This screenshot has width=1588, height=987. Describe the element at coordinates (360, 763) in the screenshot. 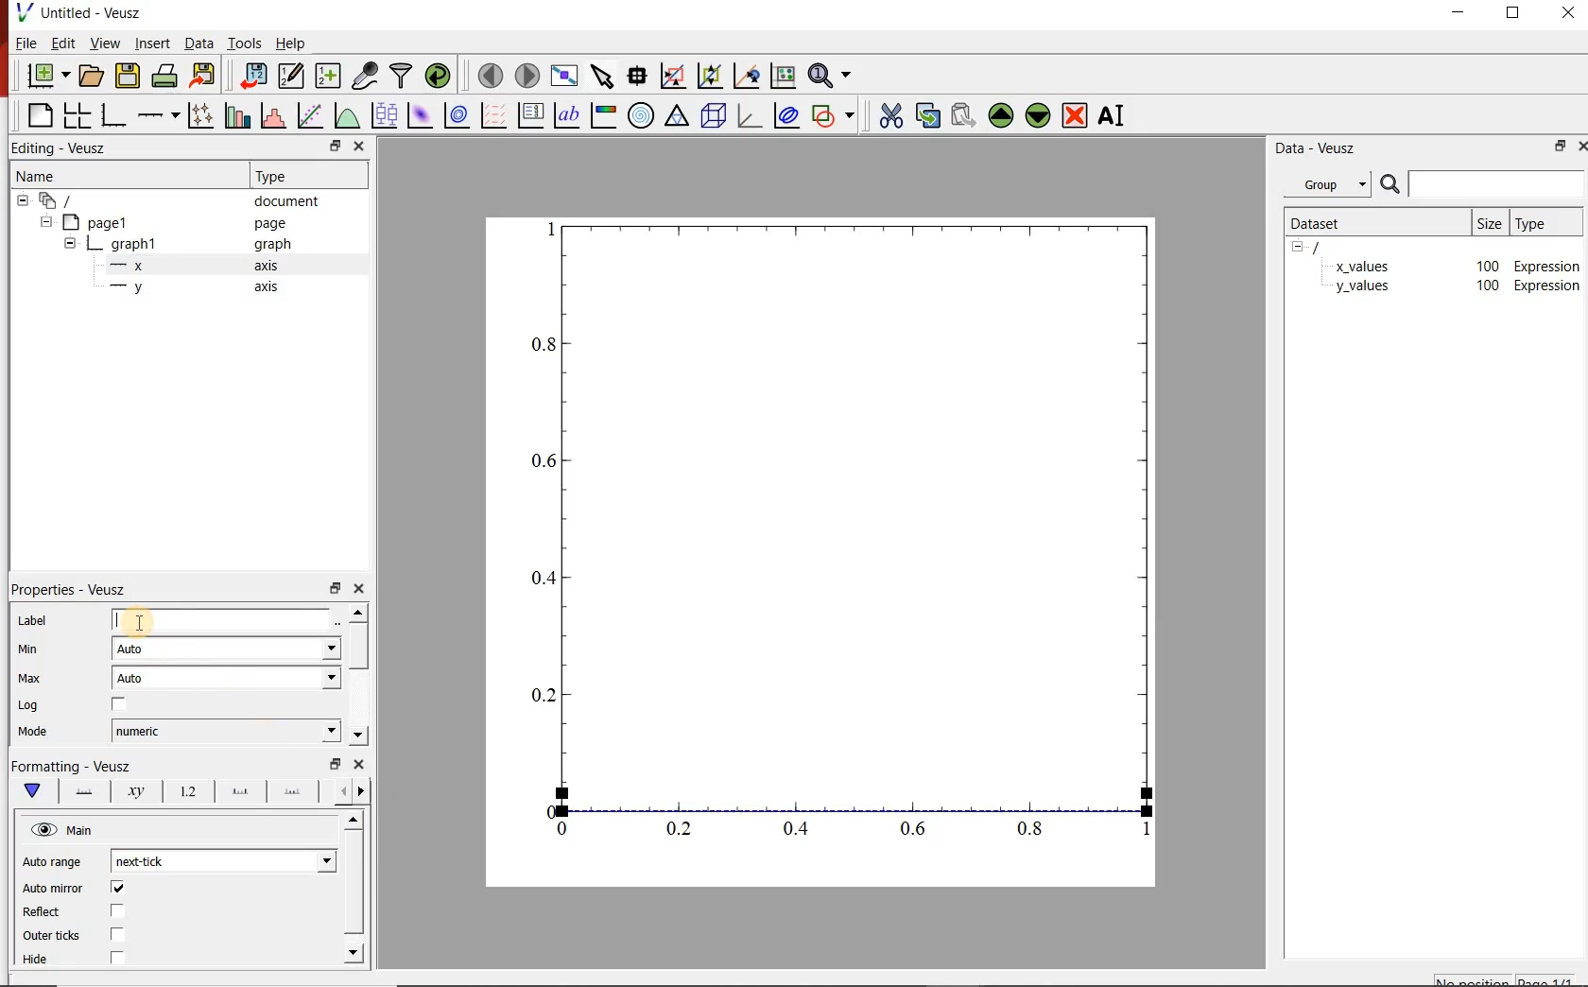

I see `close` at that location.